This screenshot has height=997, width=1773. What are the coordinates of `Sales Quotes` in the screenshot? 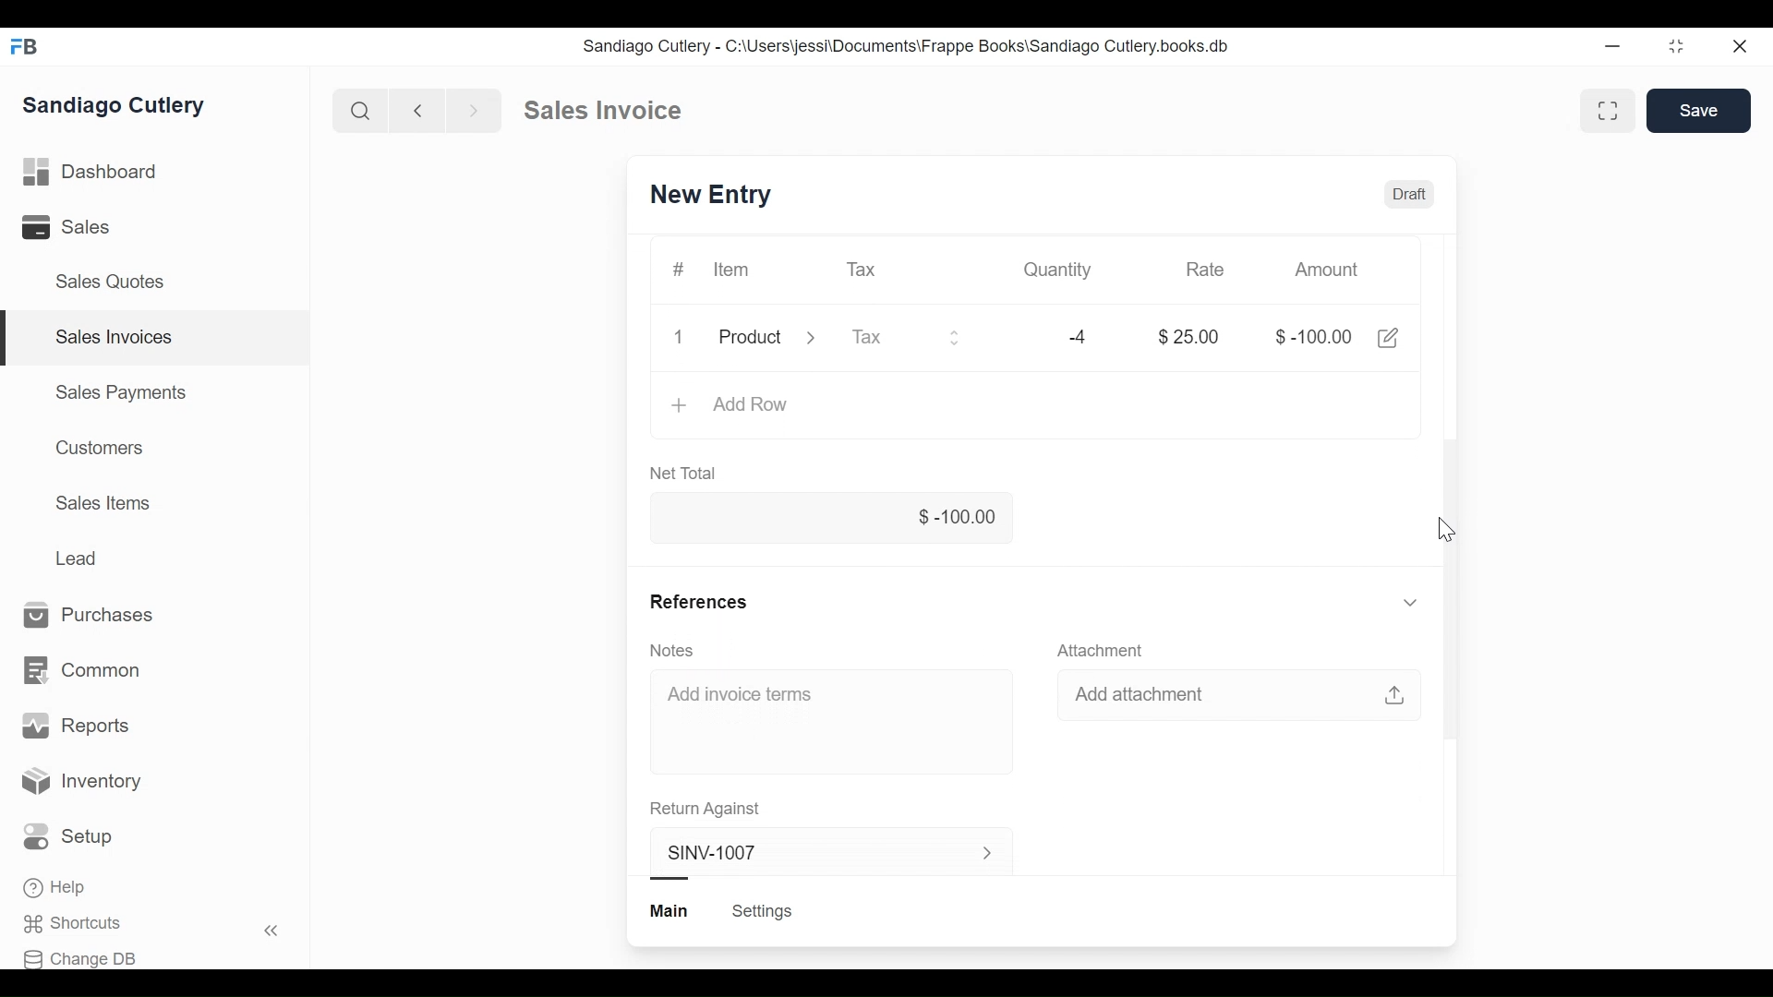 It's located at (113, 282).